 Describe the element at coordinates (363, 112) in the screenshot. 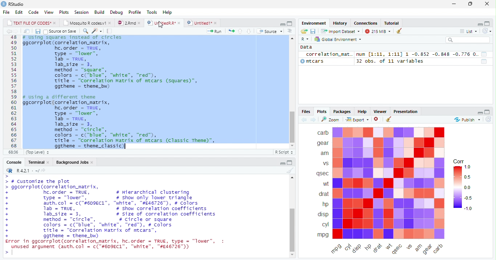

I see `Help` at that location.